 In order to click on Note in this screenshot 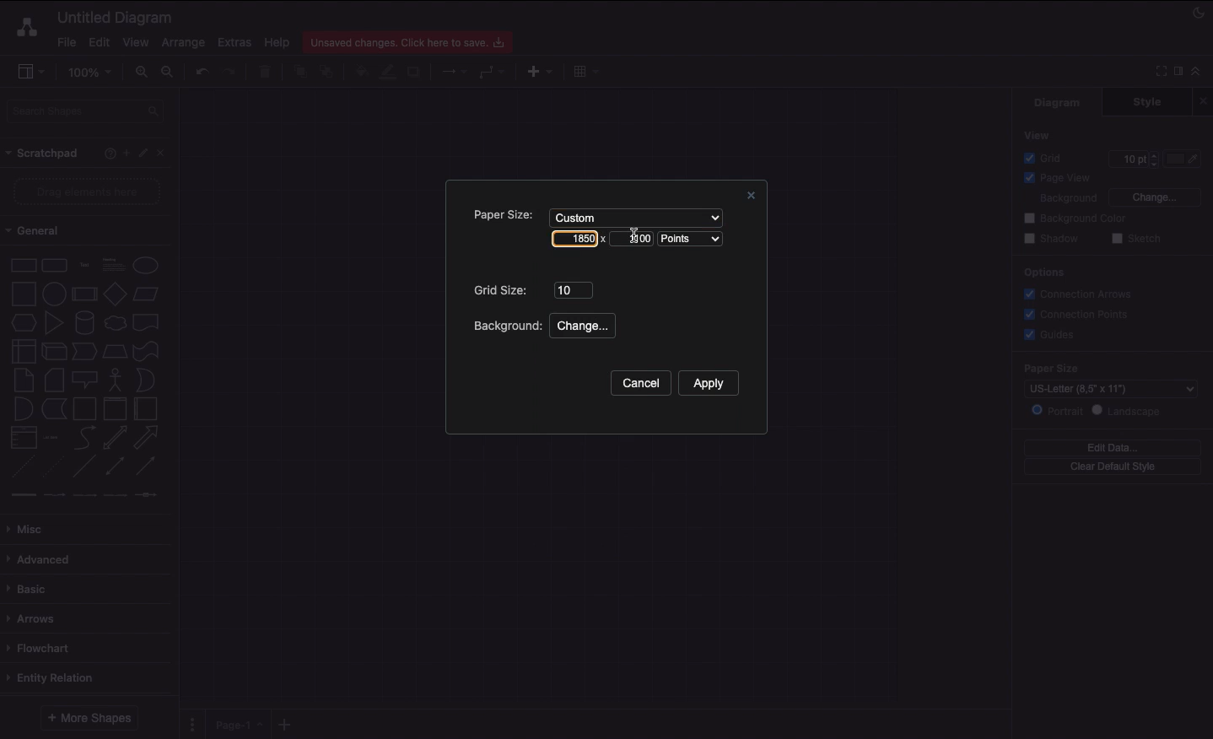, I will do `click(22, 380)`.